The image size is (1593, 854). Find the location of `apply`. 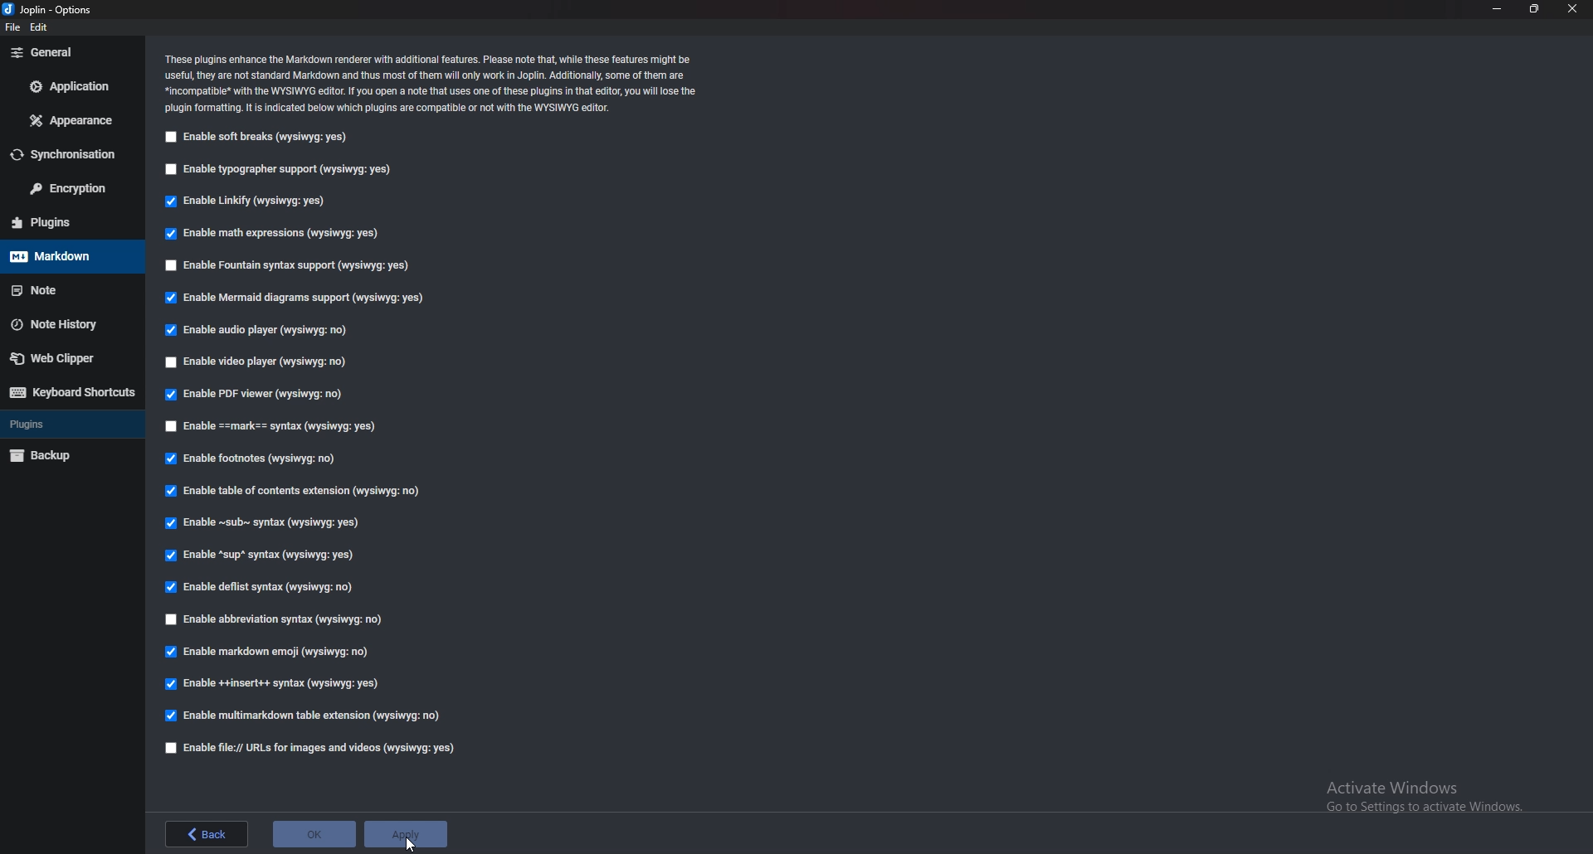

apply is located at coordinates (411, 833).